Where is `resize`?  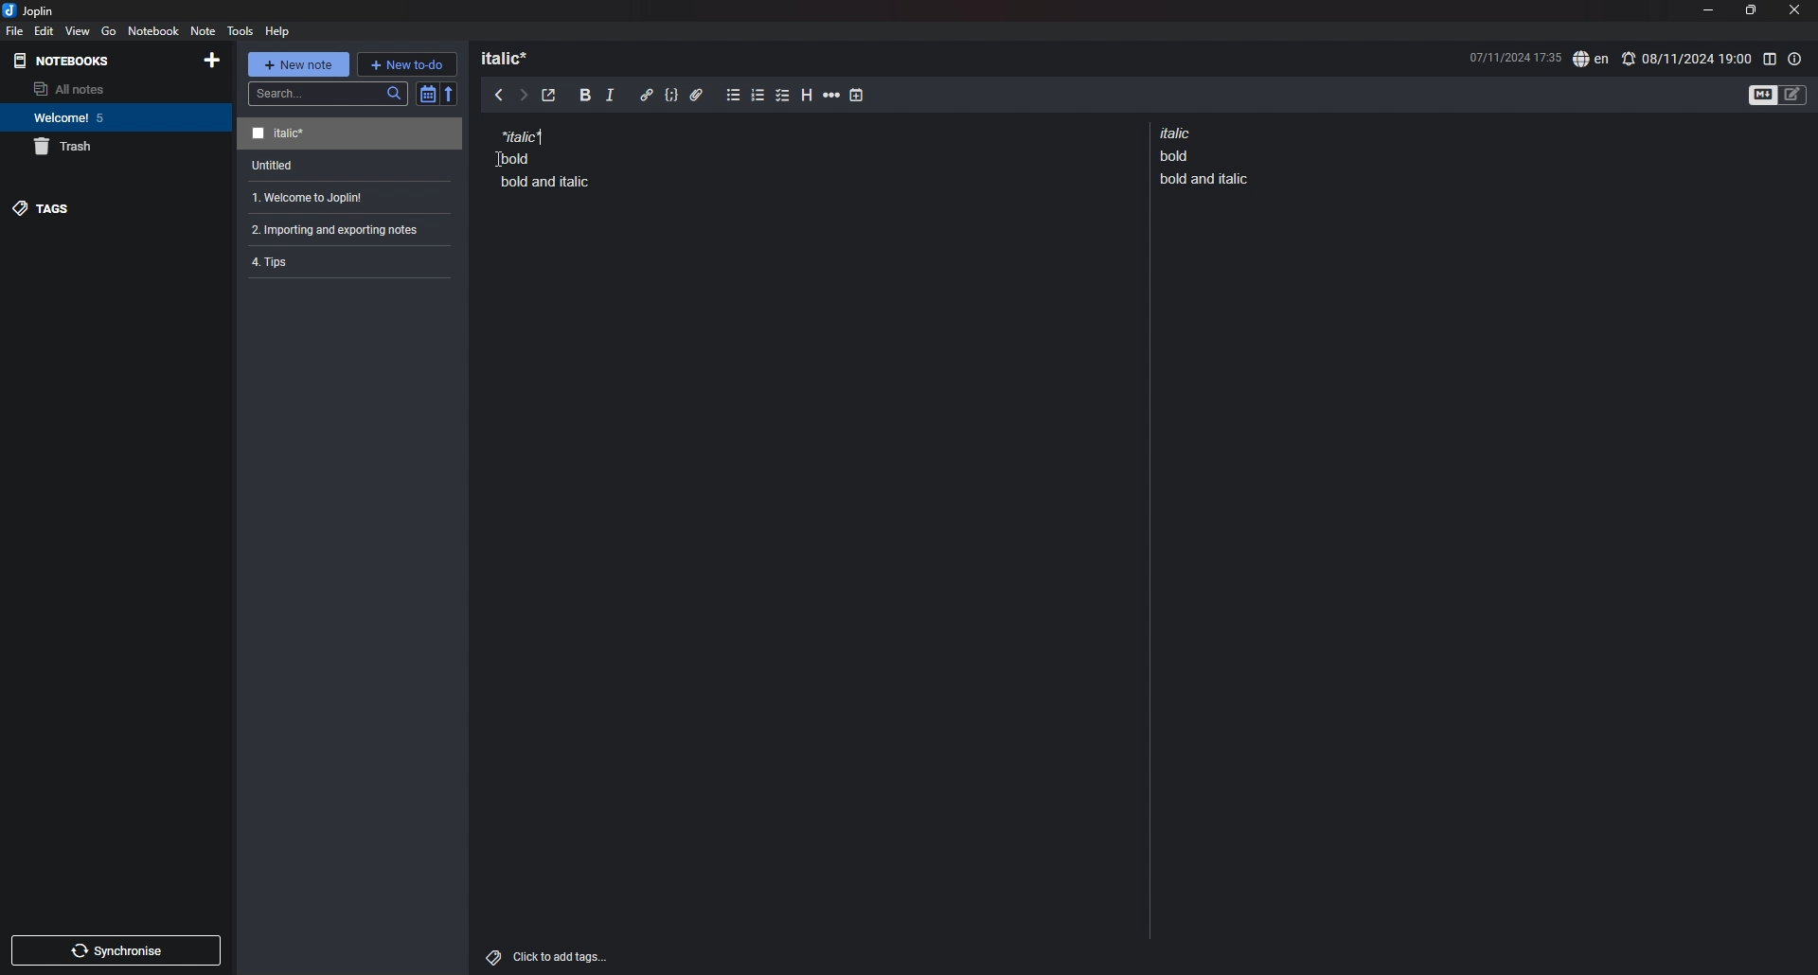
resize is located at coordinates (1750, 10).